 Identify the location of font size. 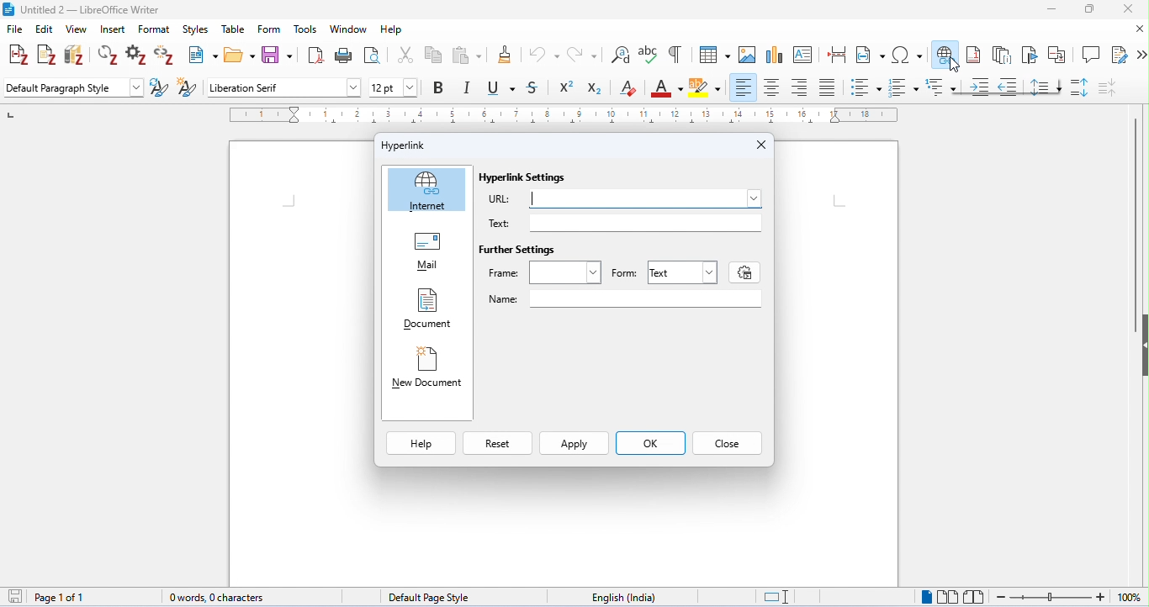
(397, 88).